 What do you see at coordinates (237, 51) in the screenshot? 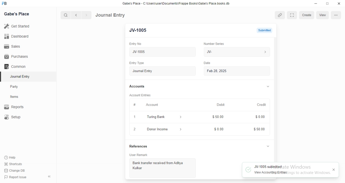
I see `JV-` at bounding box center [237, 51].